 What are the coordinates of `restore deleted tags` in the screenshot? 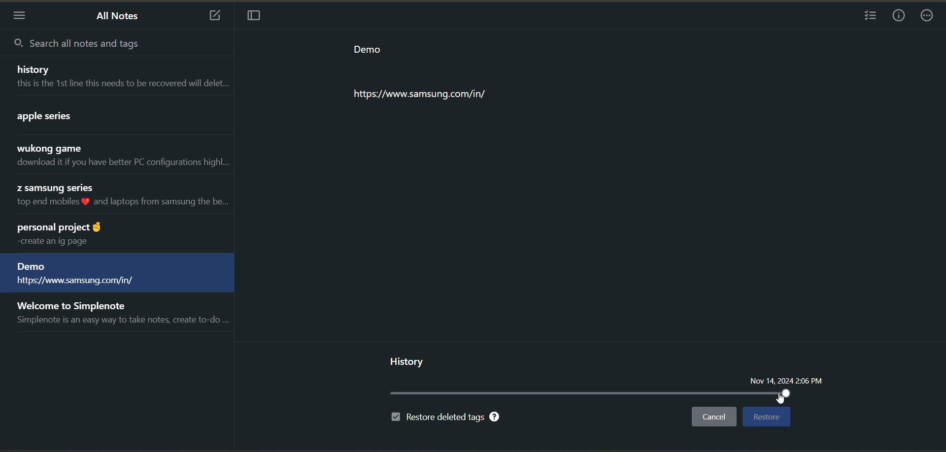 It's located at (446, 418).